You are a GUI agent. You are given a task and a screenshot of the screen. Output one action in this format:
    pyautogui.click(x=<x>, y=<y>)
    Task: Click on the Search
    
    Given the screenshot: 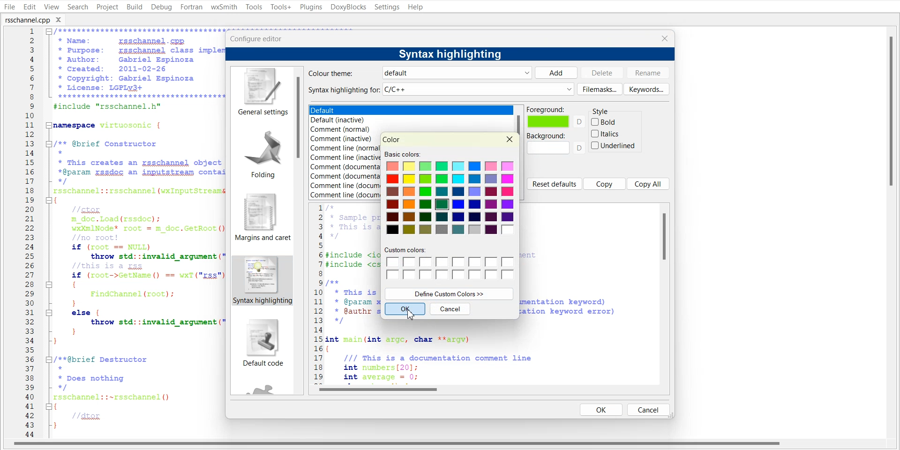 What is the action you would take?
    pyautogui.click(x=78, y=7)
    